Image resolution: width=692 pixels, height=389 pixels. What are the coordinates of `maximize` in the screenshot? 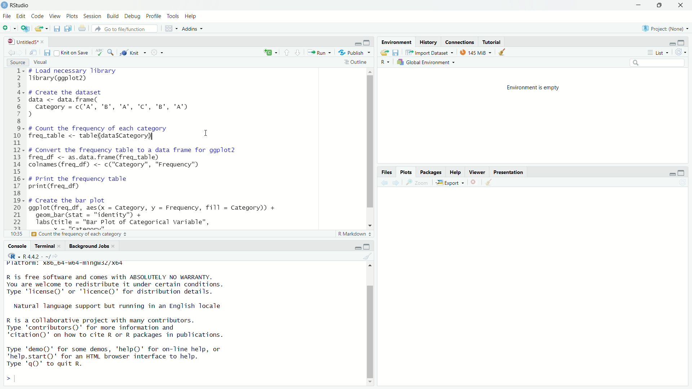 It's located at (682, 43).